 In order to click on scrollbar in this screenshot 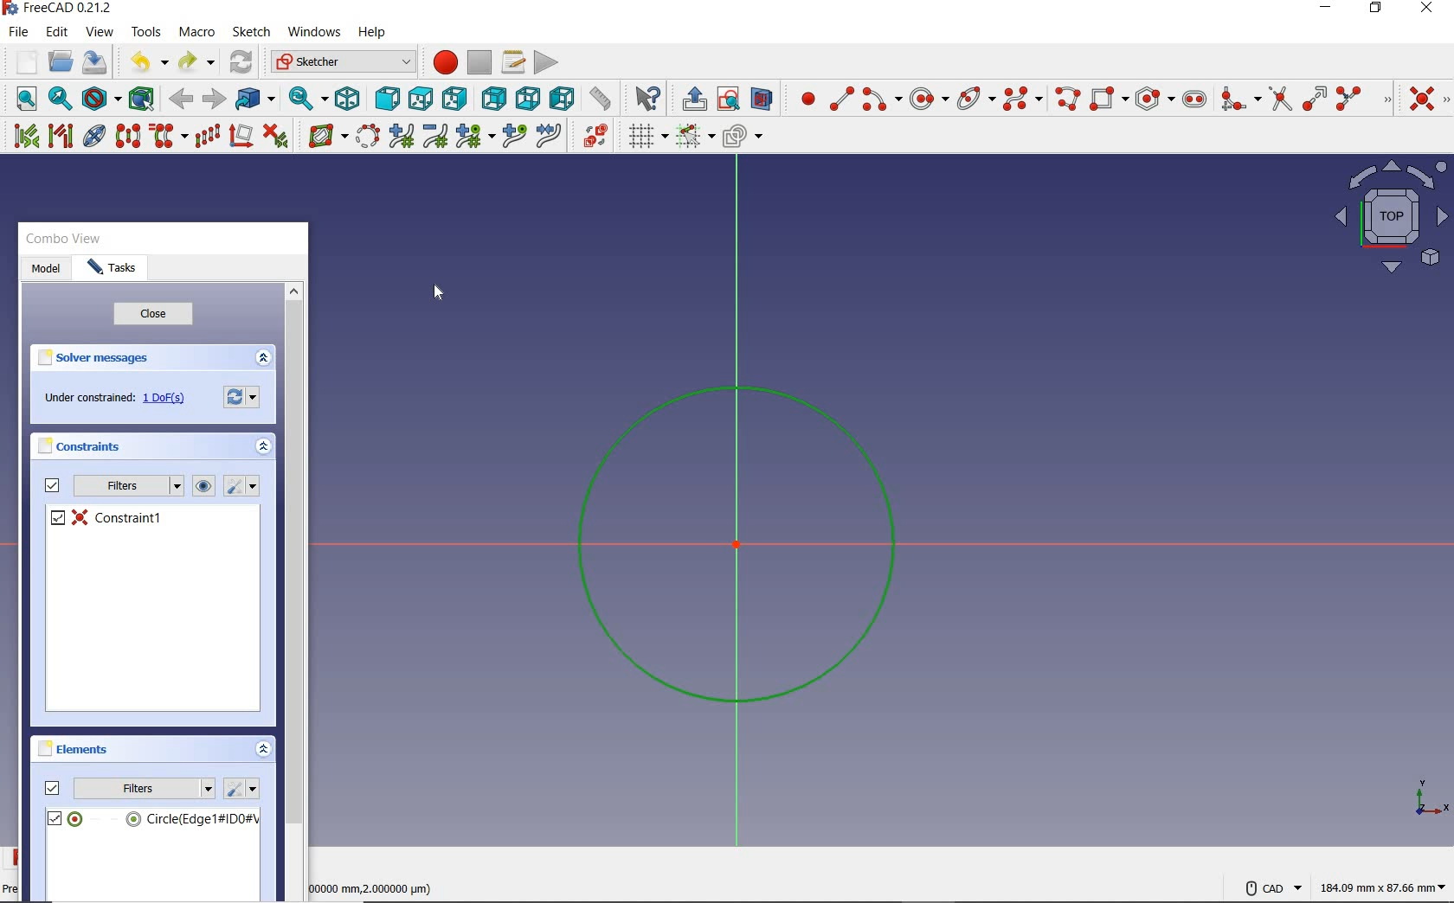, I will do `click(297, 556)`.